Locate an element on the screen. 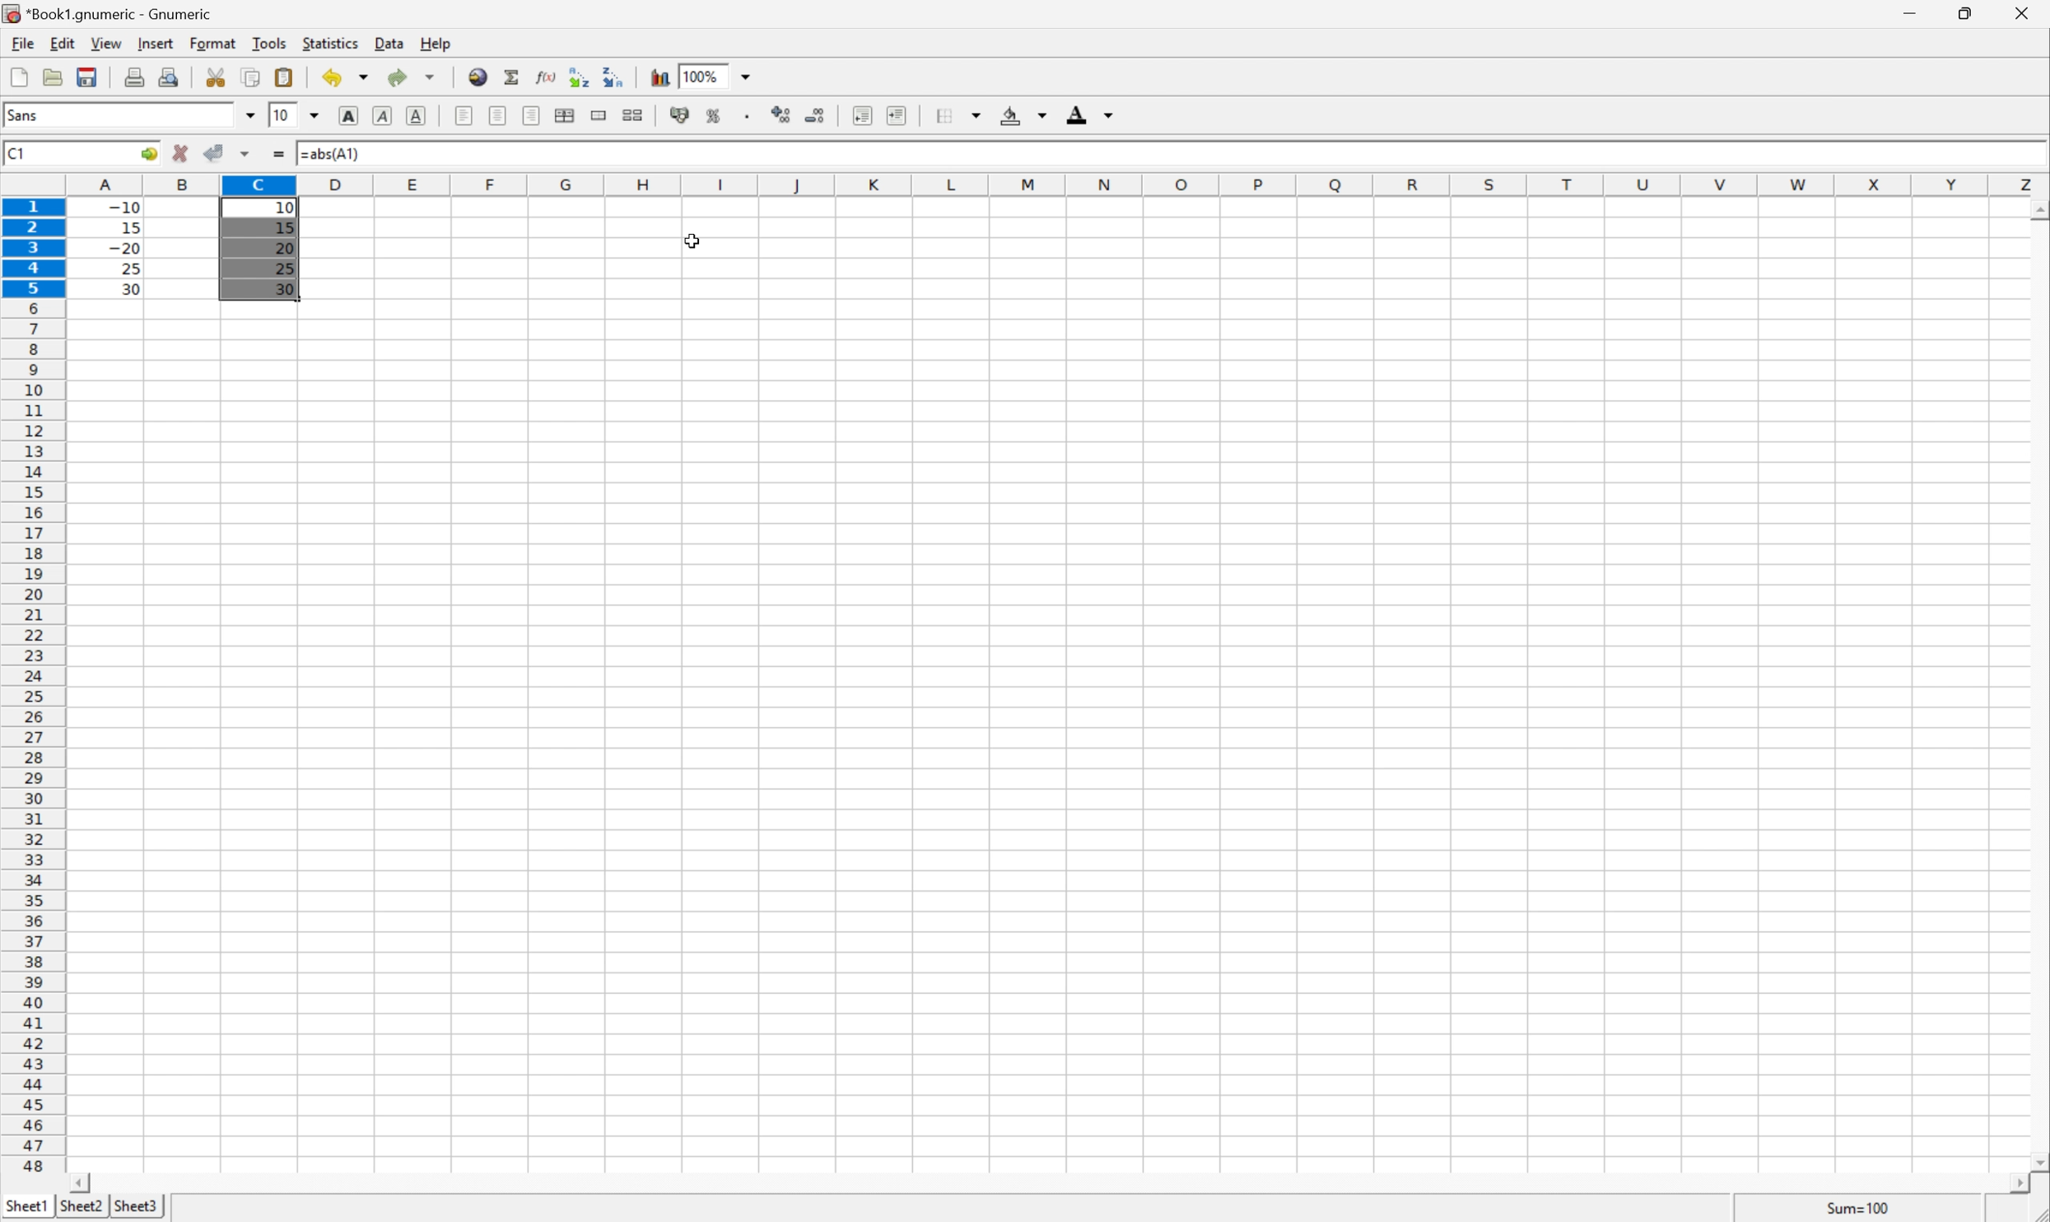 The height and width of the screenshot is (1222, 2050). Restore down is located at coordinates (1962, 14).